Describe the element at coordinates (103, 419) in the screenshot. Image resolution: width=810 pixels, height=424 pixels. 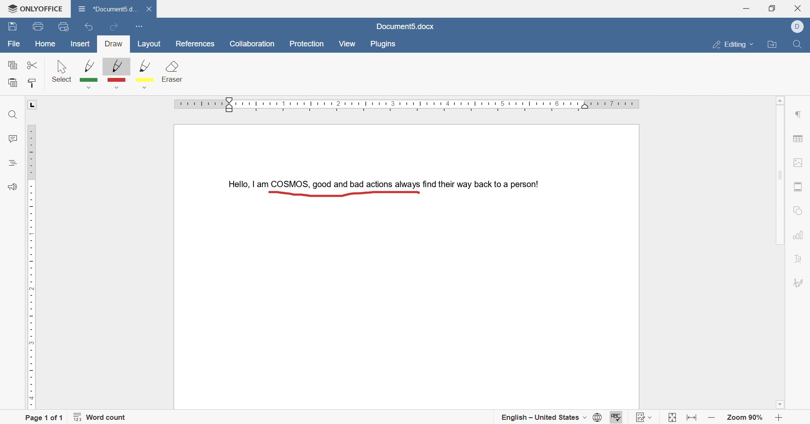
I see `word count` at that location.